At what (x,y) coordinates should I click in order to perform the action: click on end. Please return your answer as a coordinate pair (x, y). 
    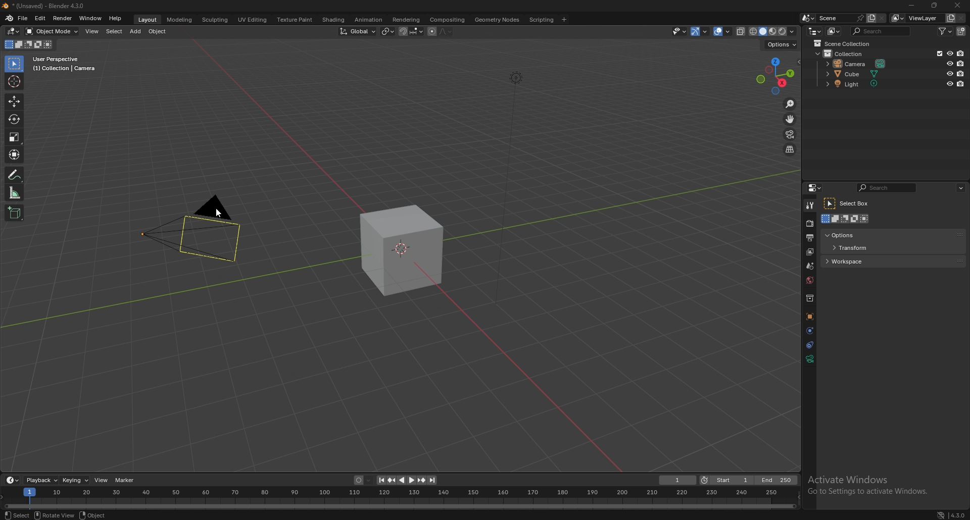
    Looking at the image, I should click on (778, 480).